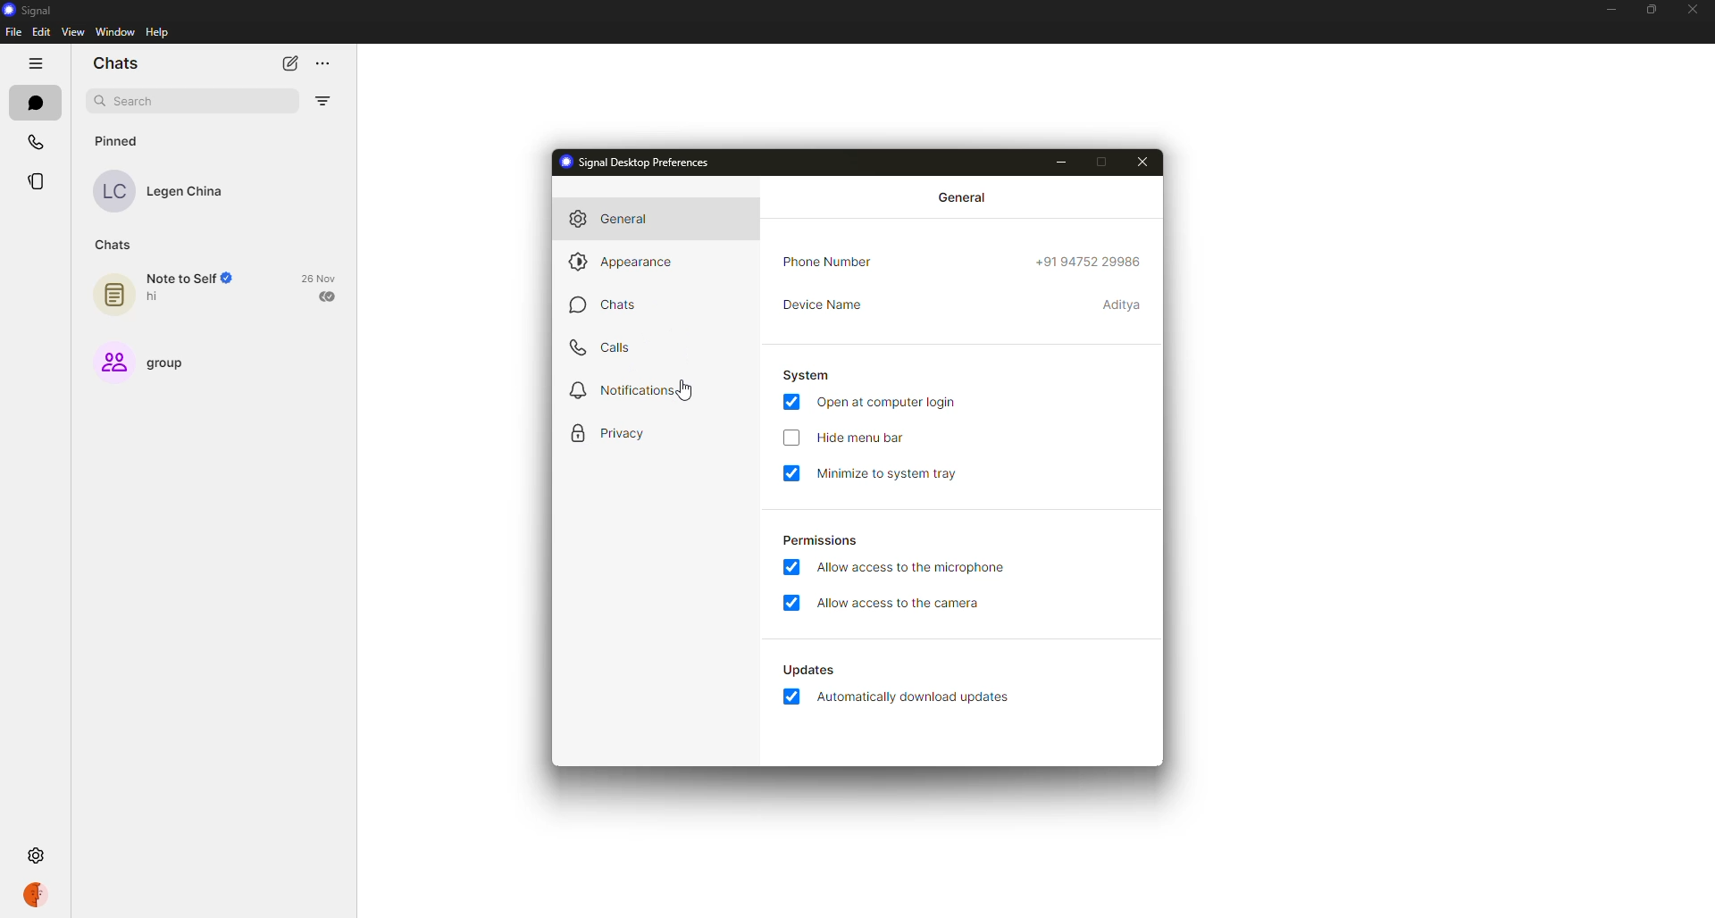 This screenshot has width=1715, height=918. I want to click on automatically download updates, so click(917, 700).